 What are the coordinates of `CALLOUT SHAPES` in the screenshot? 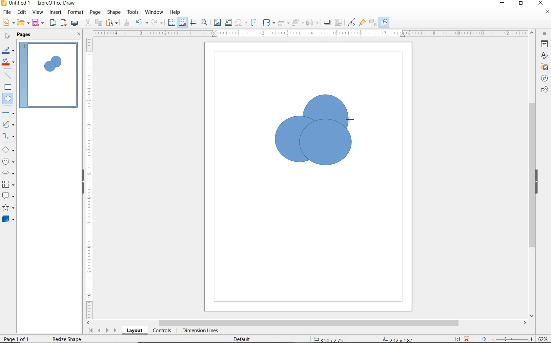 It's located at (8, 196).